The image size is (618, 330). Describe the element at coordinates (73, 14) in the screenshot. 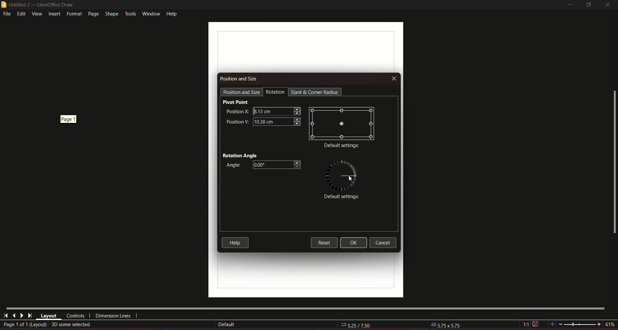

I see `format` at that location.